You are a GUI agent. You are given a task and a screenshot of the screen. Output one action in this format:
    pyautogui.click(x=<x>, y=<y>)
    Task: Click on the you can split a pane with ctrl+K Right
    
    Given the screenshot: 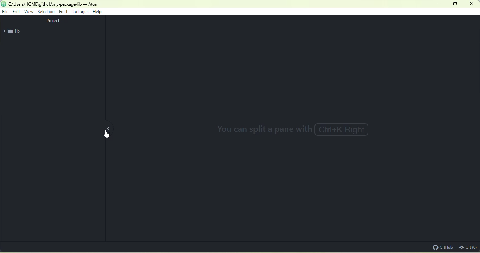 What is the action you would take?
    pyautogui.click(x=300, y=131)
    